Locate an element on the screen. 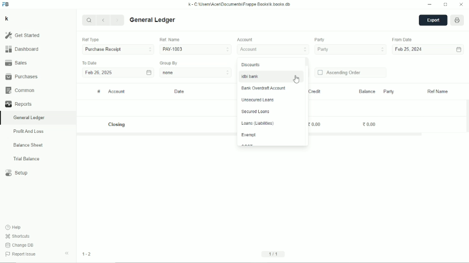 This screenshot has width=469, height=263. Purchase receipt is located at coordinates (118, 50).